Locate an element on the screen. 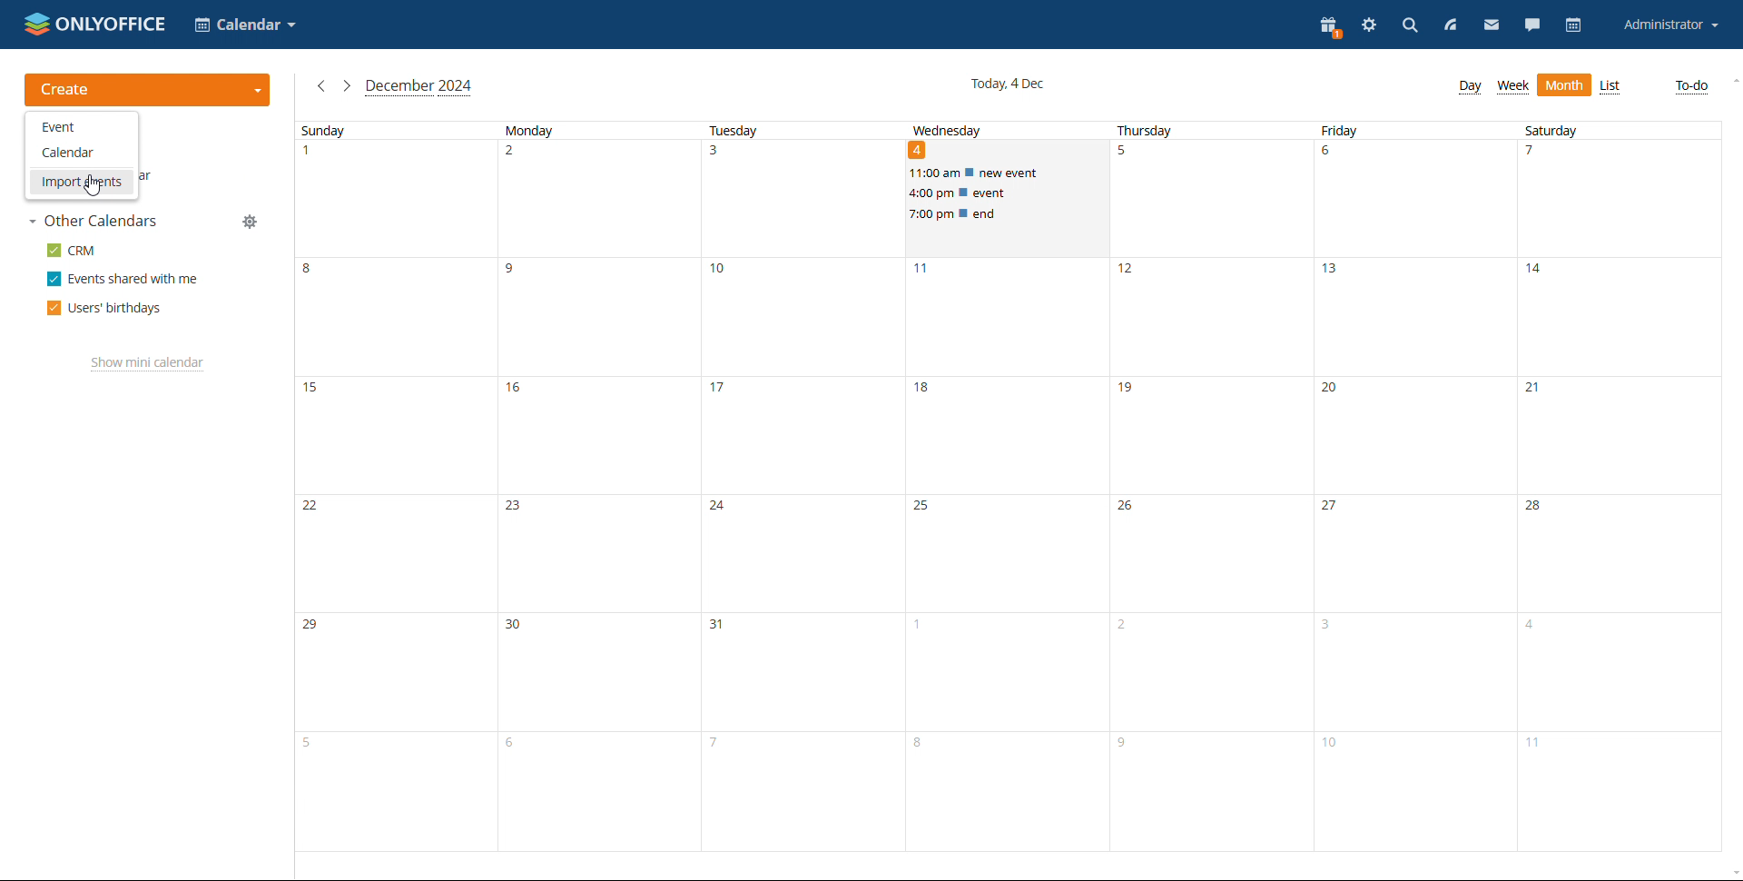  scroll up is located at coordinates (1732, 81).